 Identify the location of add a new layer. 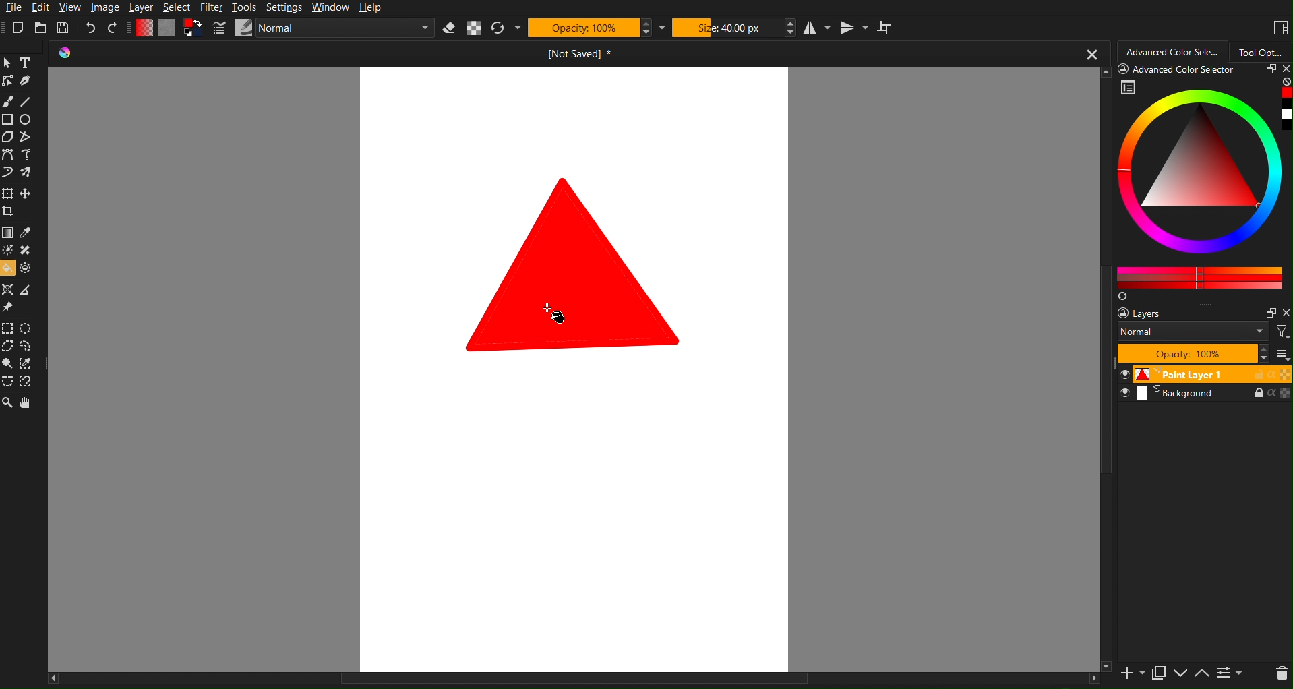
(1131, 674).